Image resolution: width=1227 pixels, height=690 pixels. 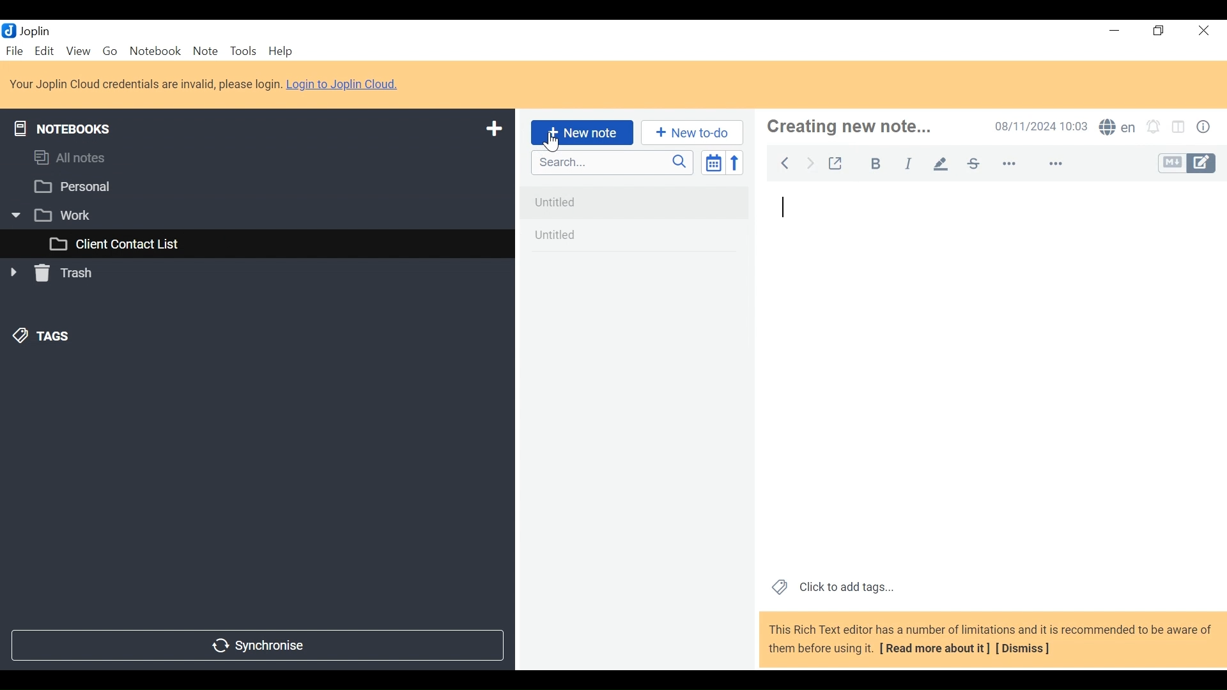 I want to click on Go, so click(x=109, y=52).